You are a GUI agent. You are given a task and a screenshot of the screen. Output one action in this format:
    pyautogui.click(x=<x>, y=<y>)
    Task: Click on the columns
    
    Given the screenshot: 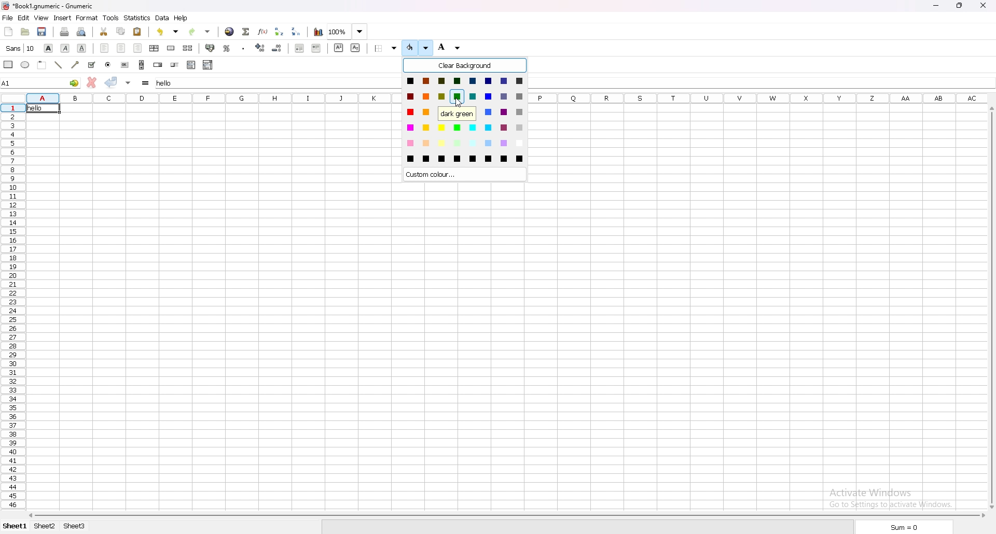 What is the action you would take?
    pyautogui.click(x=763, y=97)
    